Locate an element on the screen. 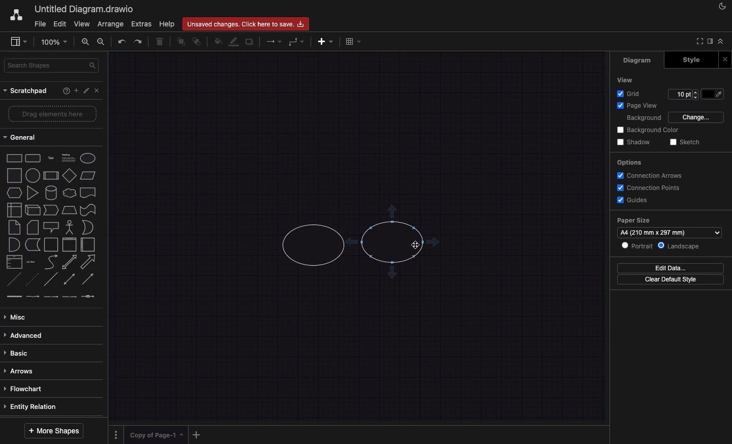 This screenshot has width=732, height=444. view is located at coordinates (626, 80).